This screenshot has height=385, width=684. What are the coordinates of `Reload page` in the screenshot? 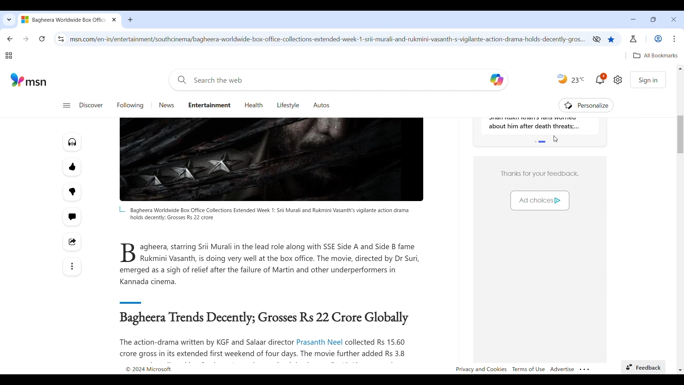 It's located at (42, 38).